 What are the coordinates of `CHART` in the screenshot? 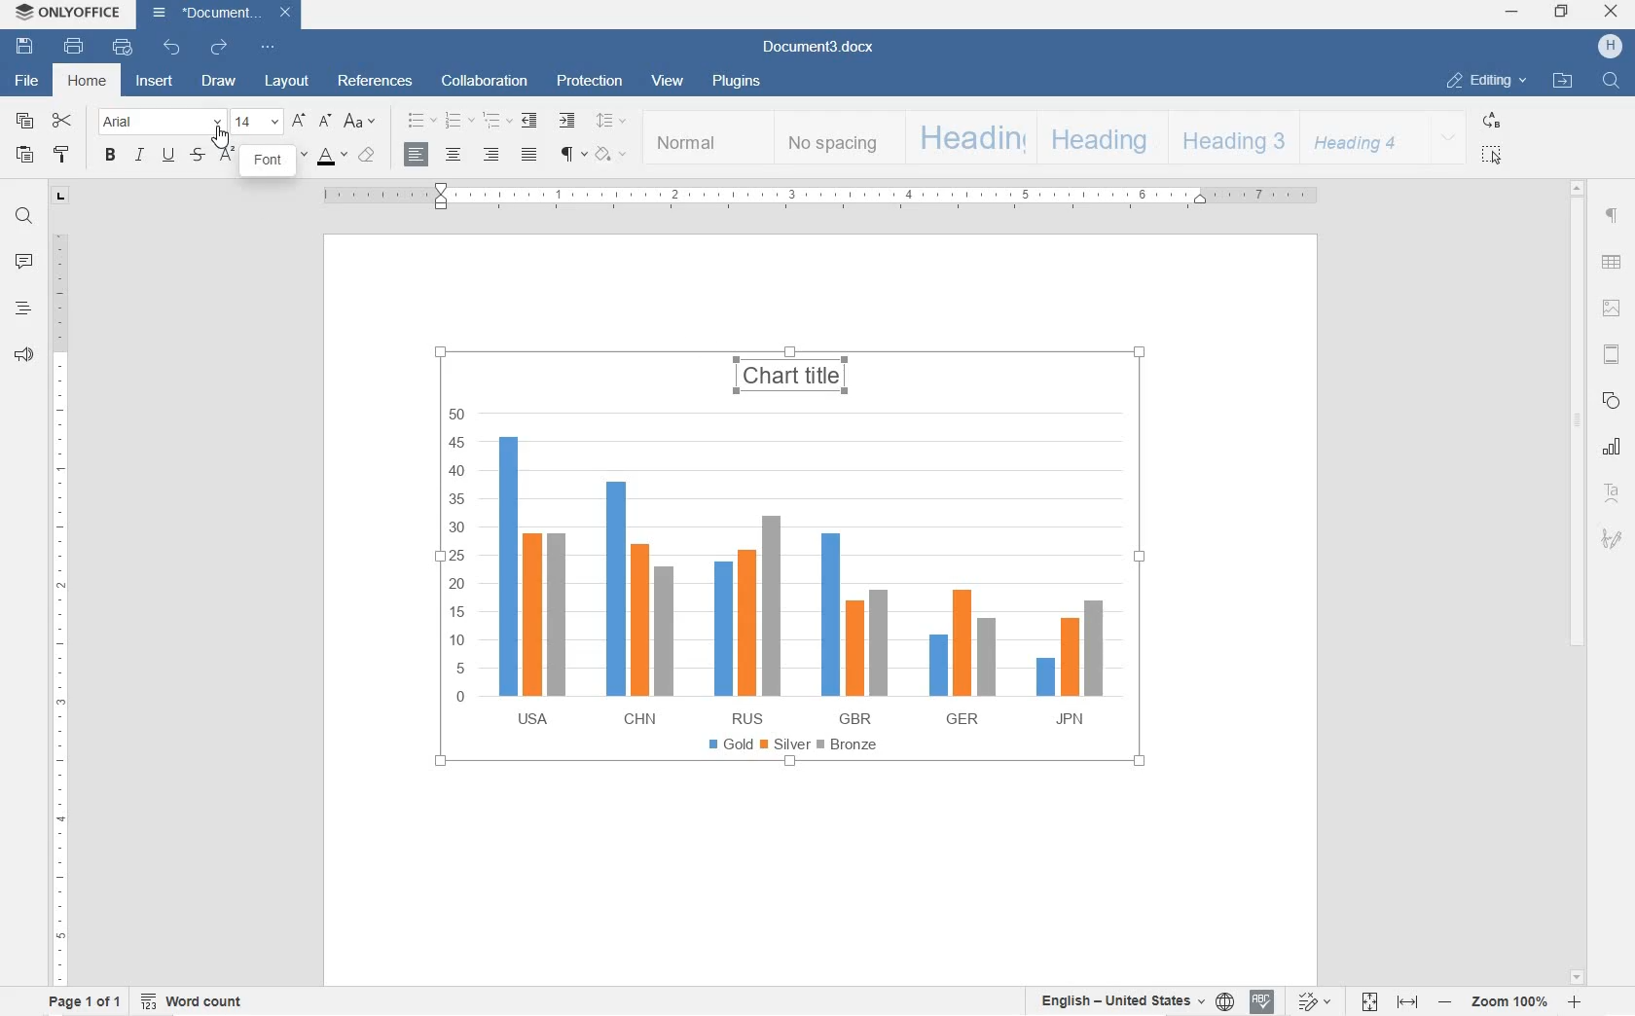 It's located at (796, 630).